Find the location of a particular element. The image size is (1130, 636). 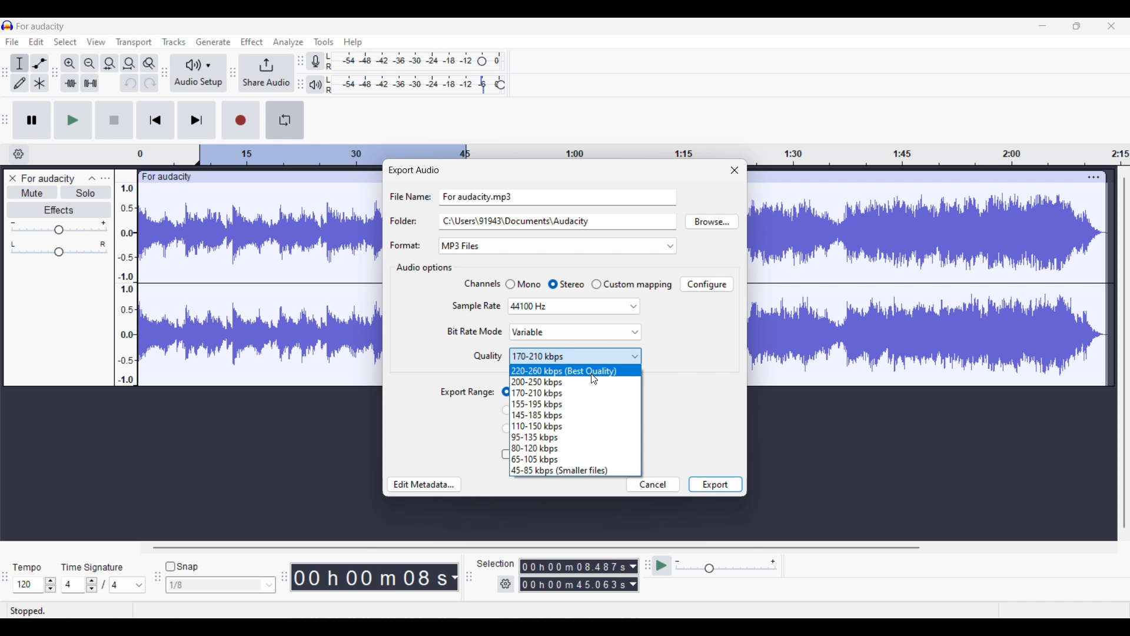

Scale to measure intensty if sound is located at coordinates (126, 284).